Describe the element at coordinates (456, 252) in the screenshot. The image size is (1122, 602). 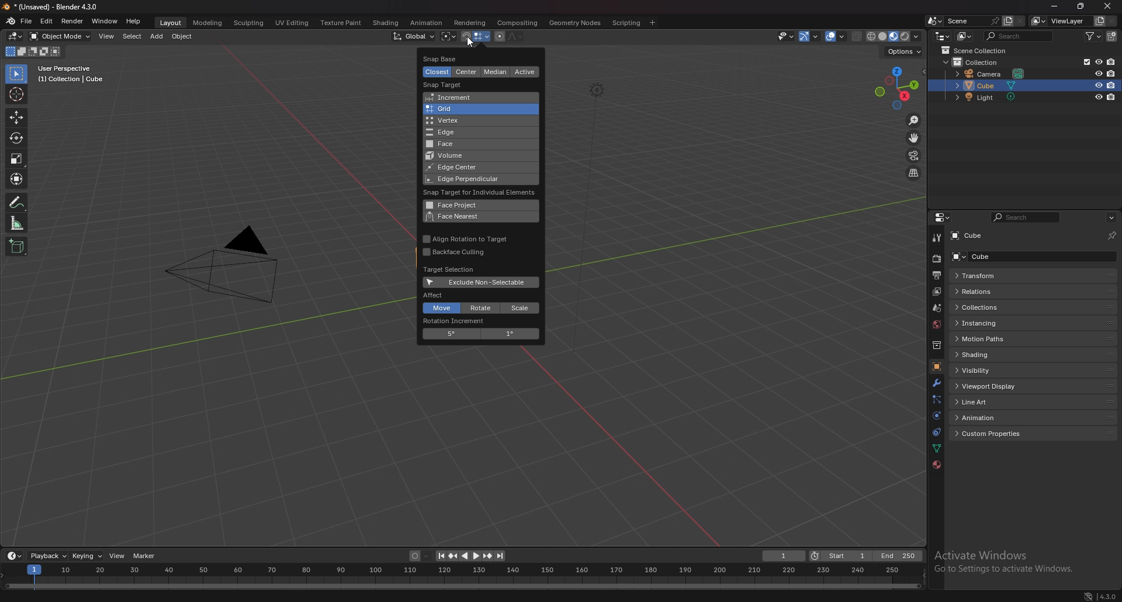
I see `backface culling` at that location.